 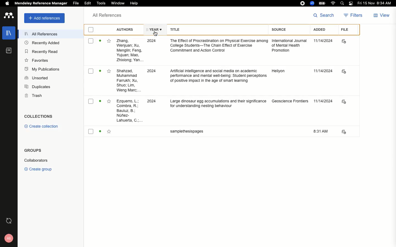 I want to click on Window, so click(x=118, y=3).